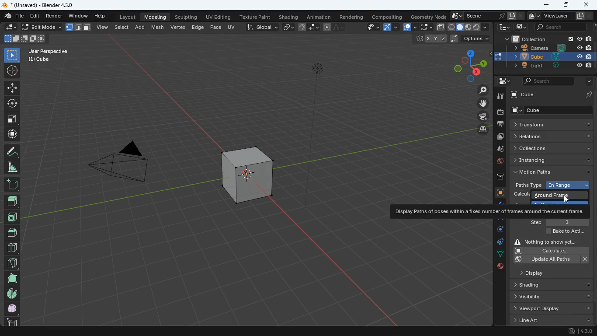 This screenshot has height=336, width=597. I want to click on copy, so click(288, 26).